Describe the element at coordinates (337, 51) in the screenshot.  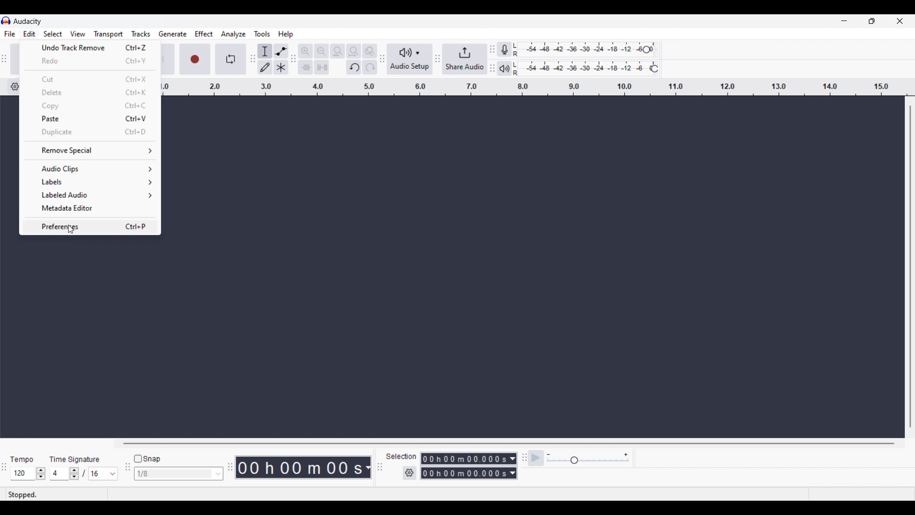
I see `Fit selection to width` at that location.